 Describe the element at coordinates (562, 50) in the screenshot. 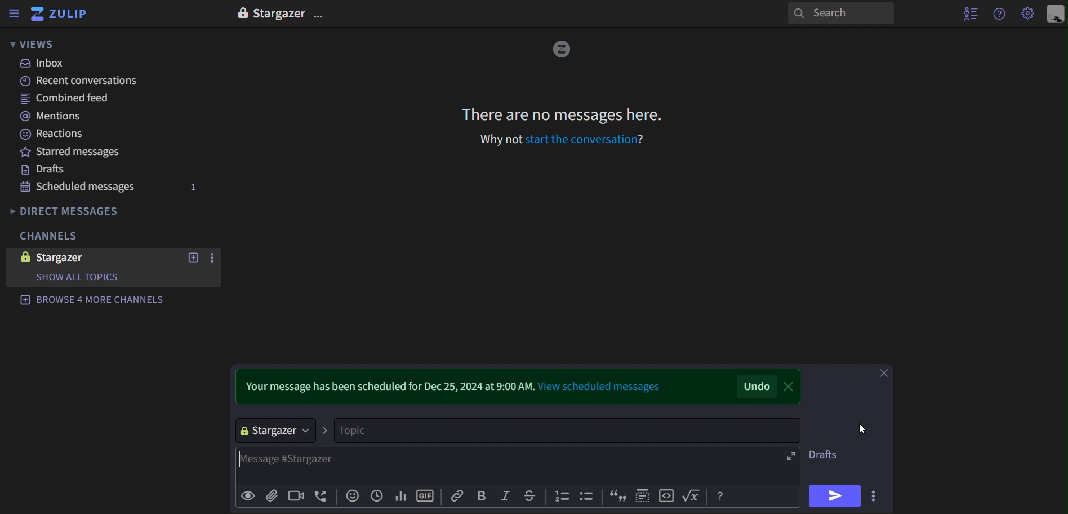

I see `image` at that location.